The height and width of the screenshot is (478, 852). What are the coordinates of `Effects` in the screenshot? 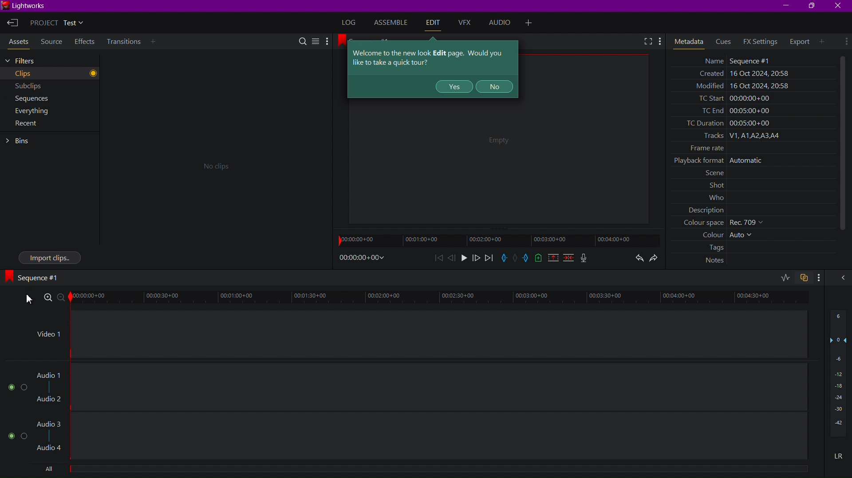 It's located at (84, 41).